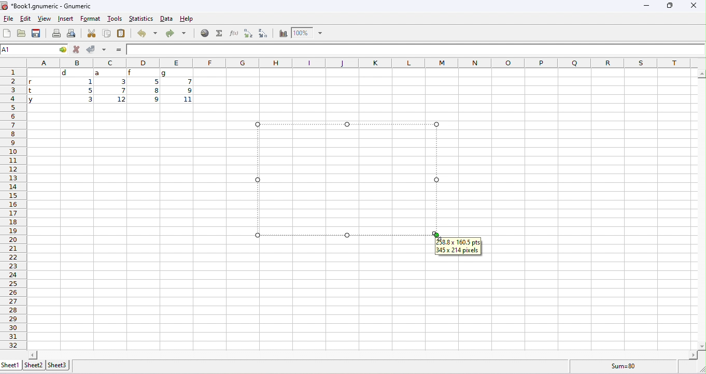  I want to click on chart, so click(281, 33).